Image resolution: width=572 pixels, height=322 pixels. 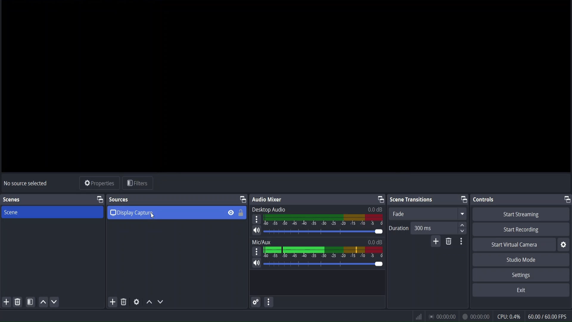 I want to click on change tab layout, so click(x=566, y=199).